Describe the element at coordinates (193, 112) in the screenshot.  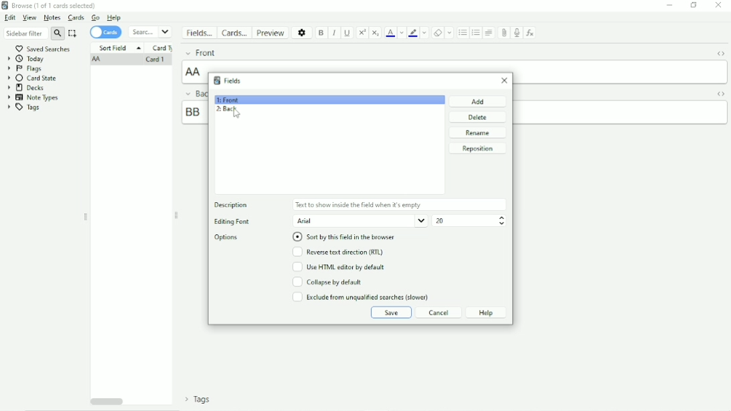
I see `BB` at that location.